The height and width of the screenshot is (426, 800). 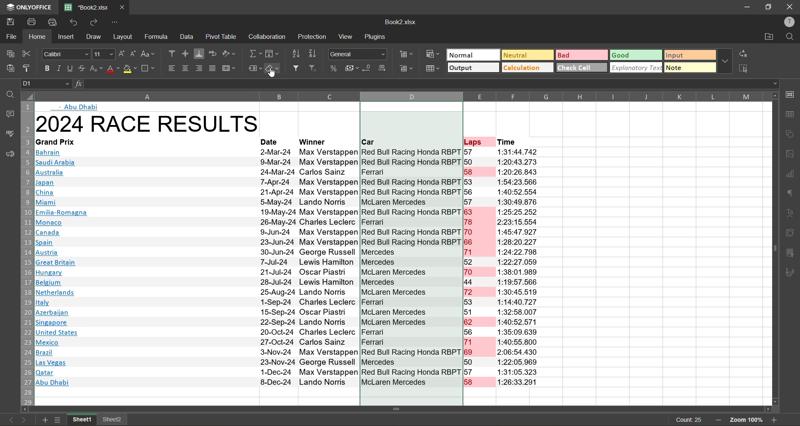 I want to click on MB Monaco 26-May-24 Charles Leclerc Ferrari 78 2:23:15.554, so click(x=292, y=223).